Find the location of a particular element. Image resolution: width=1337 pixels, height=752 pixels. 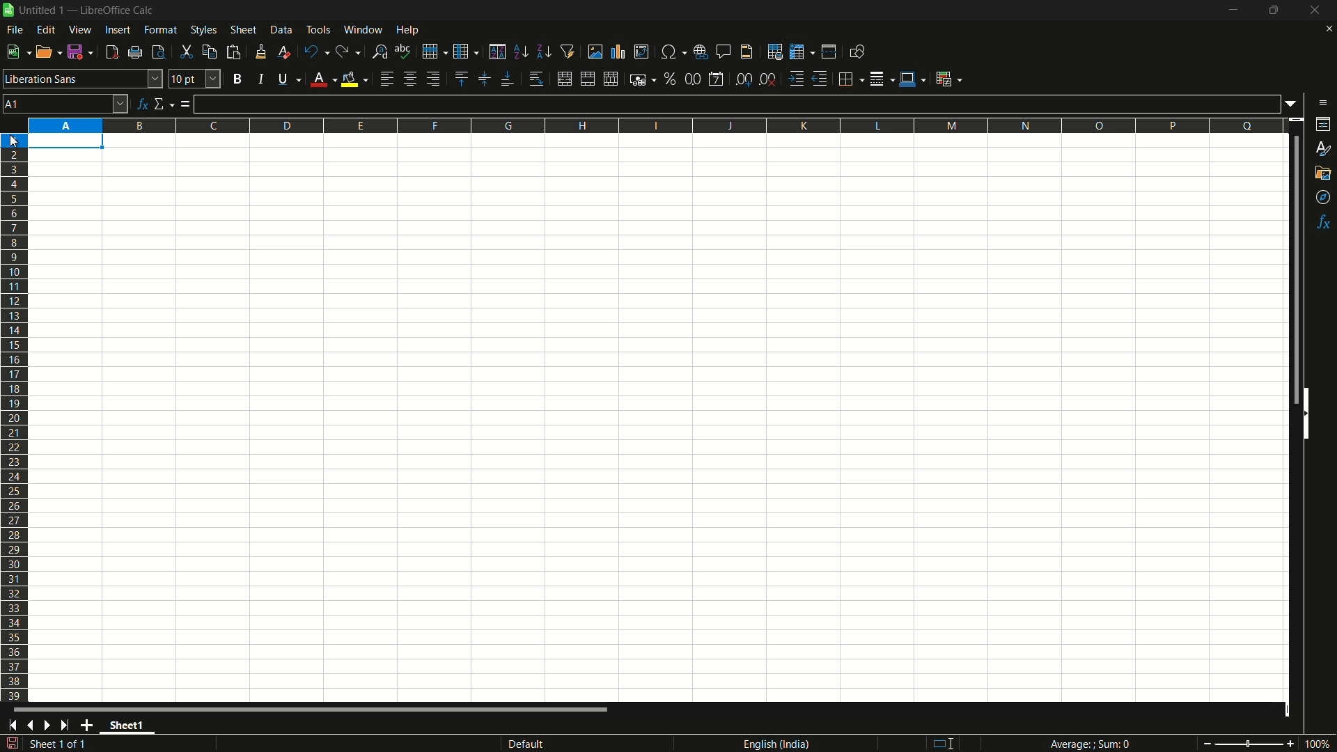

help menu is located at coordinates (409, 31).